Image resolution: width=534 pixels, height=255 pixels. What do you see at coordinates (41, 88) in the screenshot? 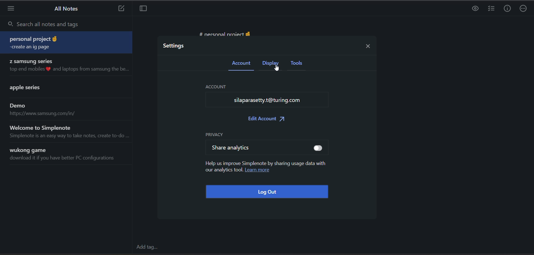
I see `note title and preview` at bounding box center [41, 88].